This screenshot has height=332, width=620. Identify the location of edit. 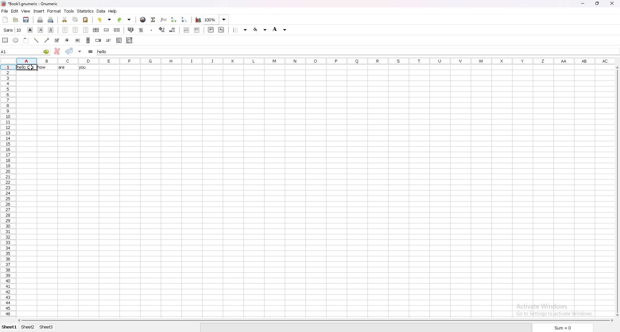
(15, 11).